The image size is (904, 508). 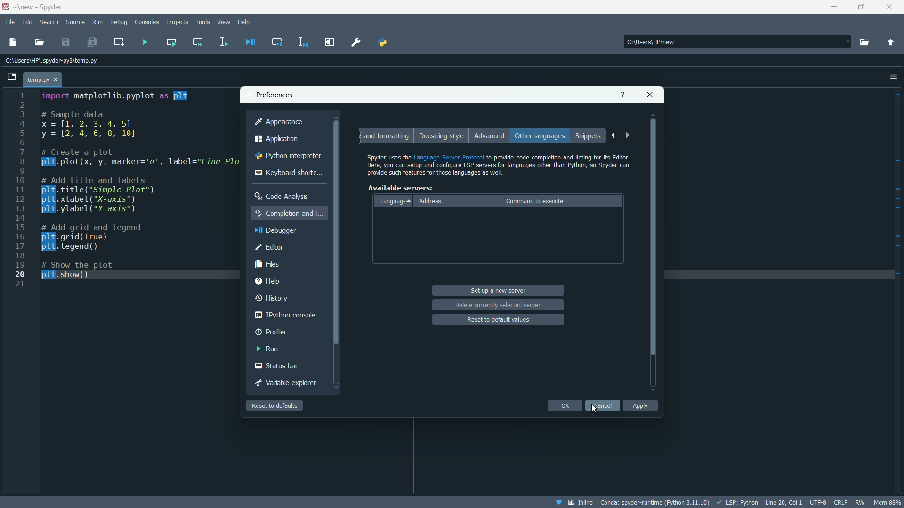 What do you see at coordinates (147, 22) in the screenshot?
I see `consoles` at bounding box center [147, 22].